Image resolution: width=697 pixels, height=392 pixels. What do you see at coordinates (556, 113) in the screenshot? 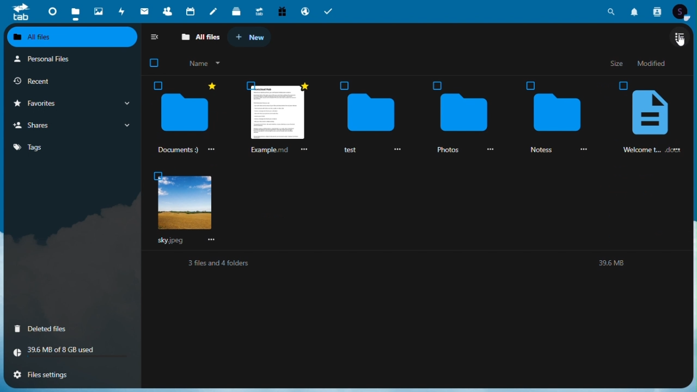
I see `notes folder` at bounding box center [556, 113].